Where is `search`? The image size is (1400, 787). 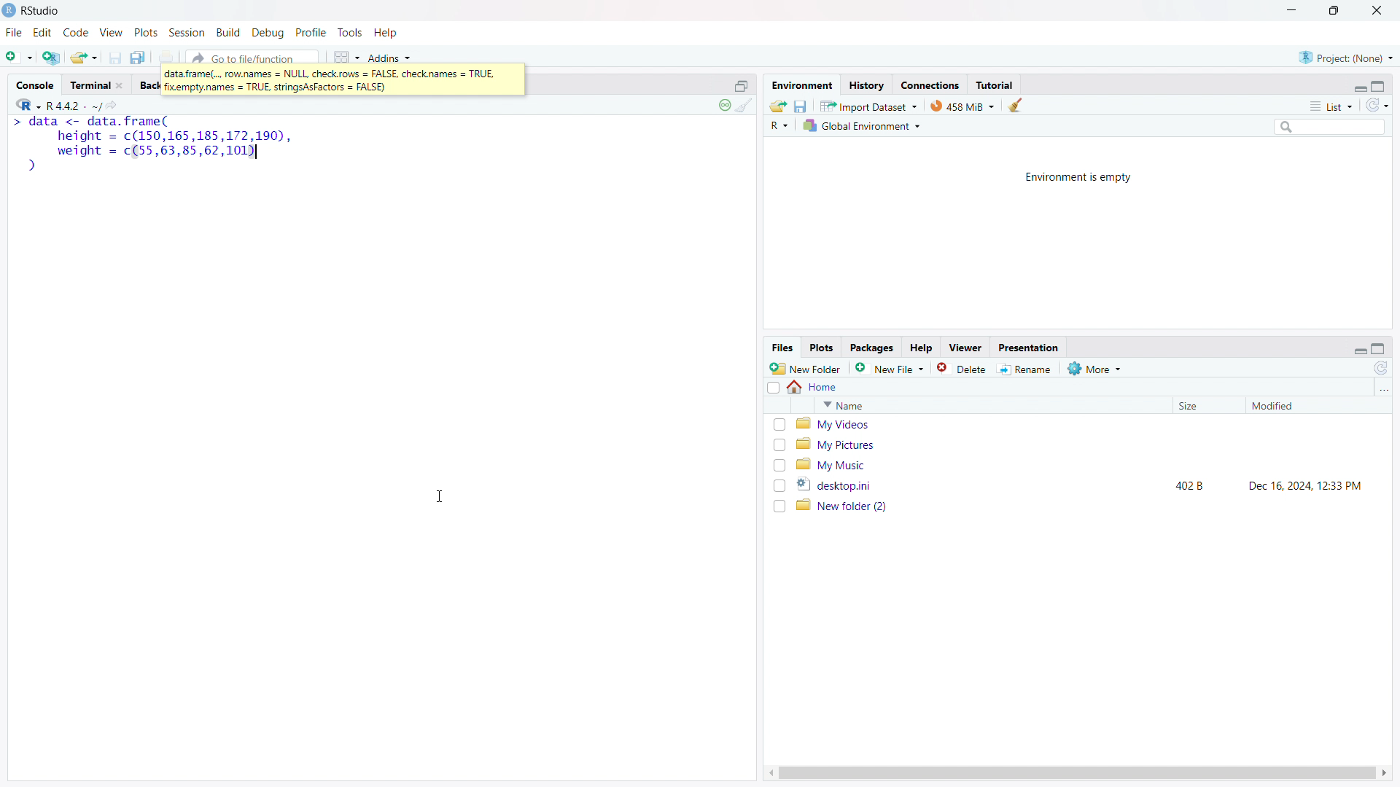
search is located at coordinates (1328, 126).